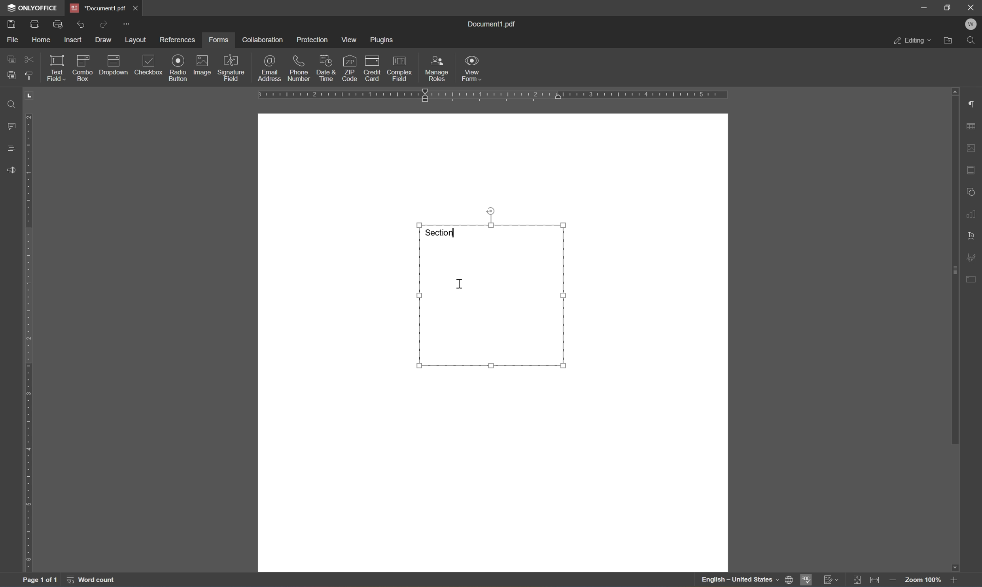 The height and width of the screenshot is (587, 982). What do you see at coordinates (28, 59) in the screenshot?
I see `cut` at bounding box center [28, 59].